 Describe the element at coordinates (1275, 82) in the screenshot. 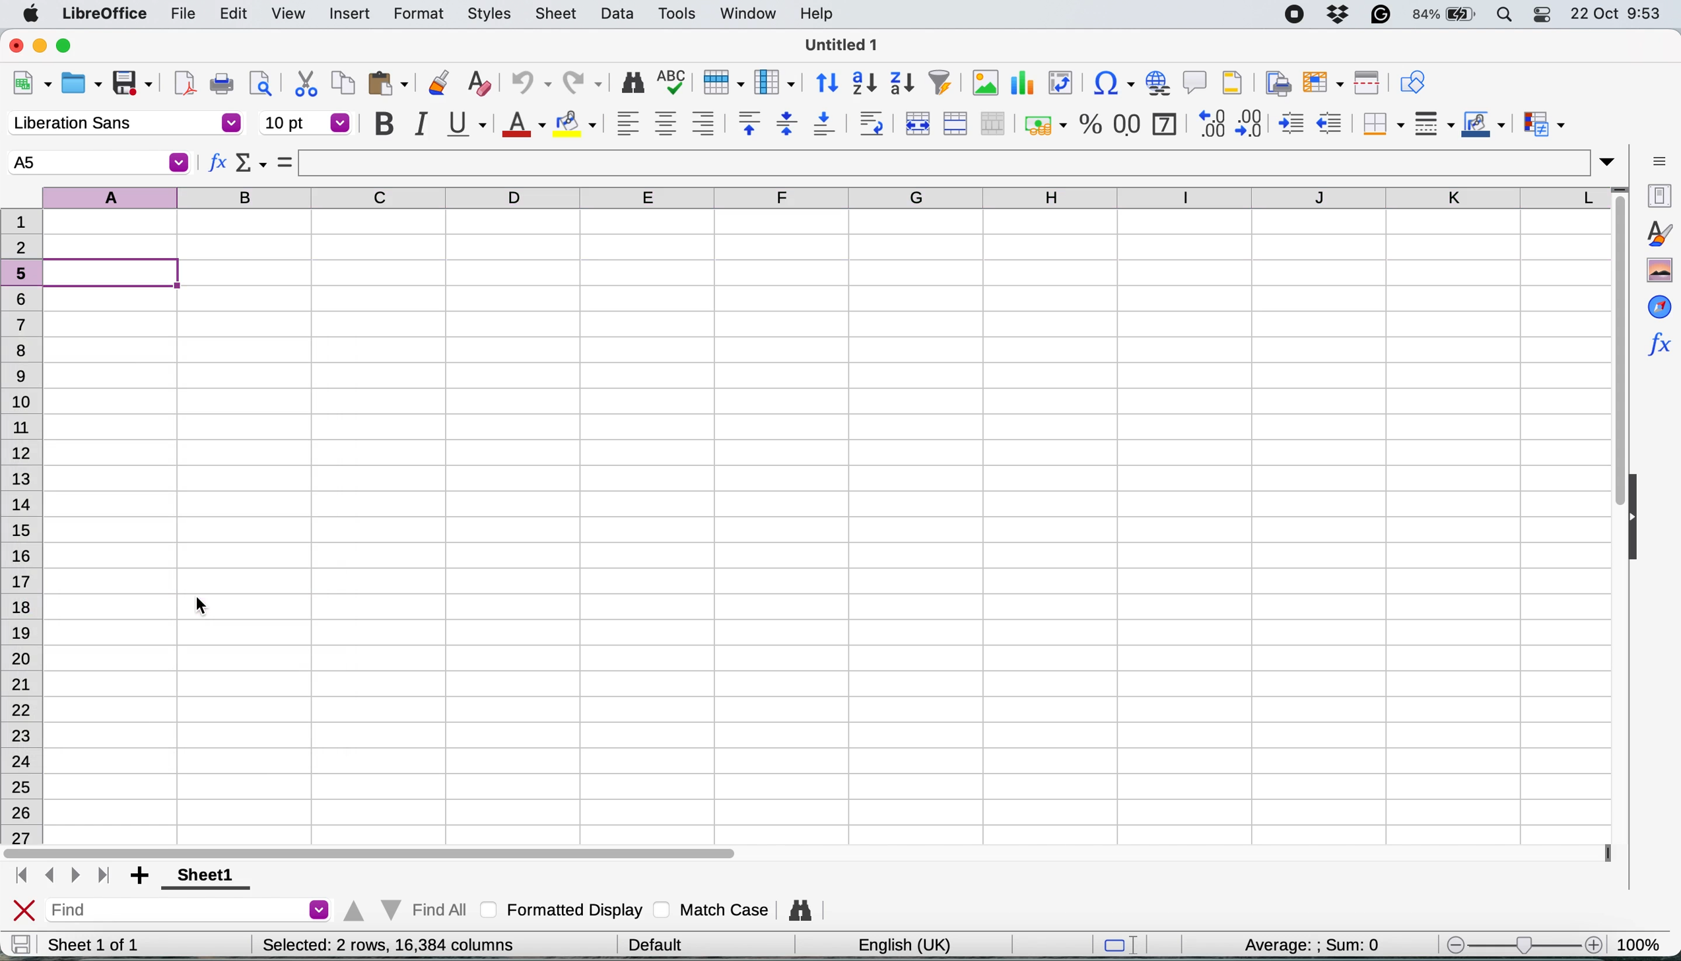

I see `define print area` at that location.